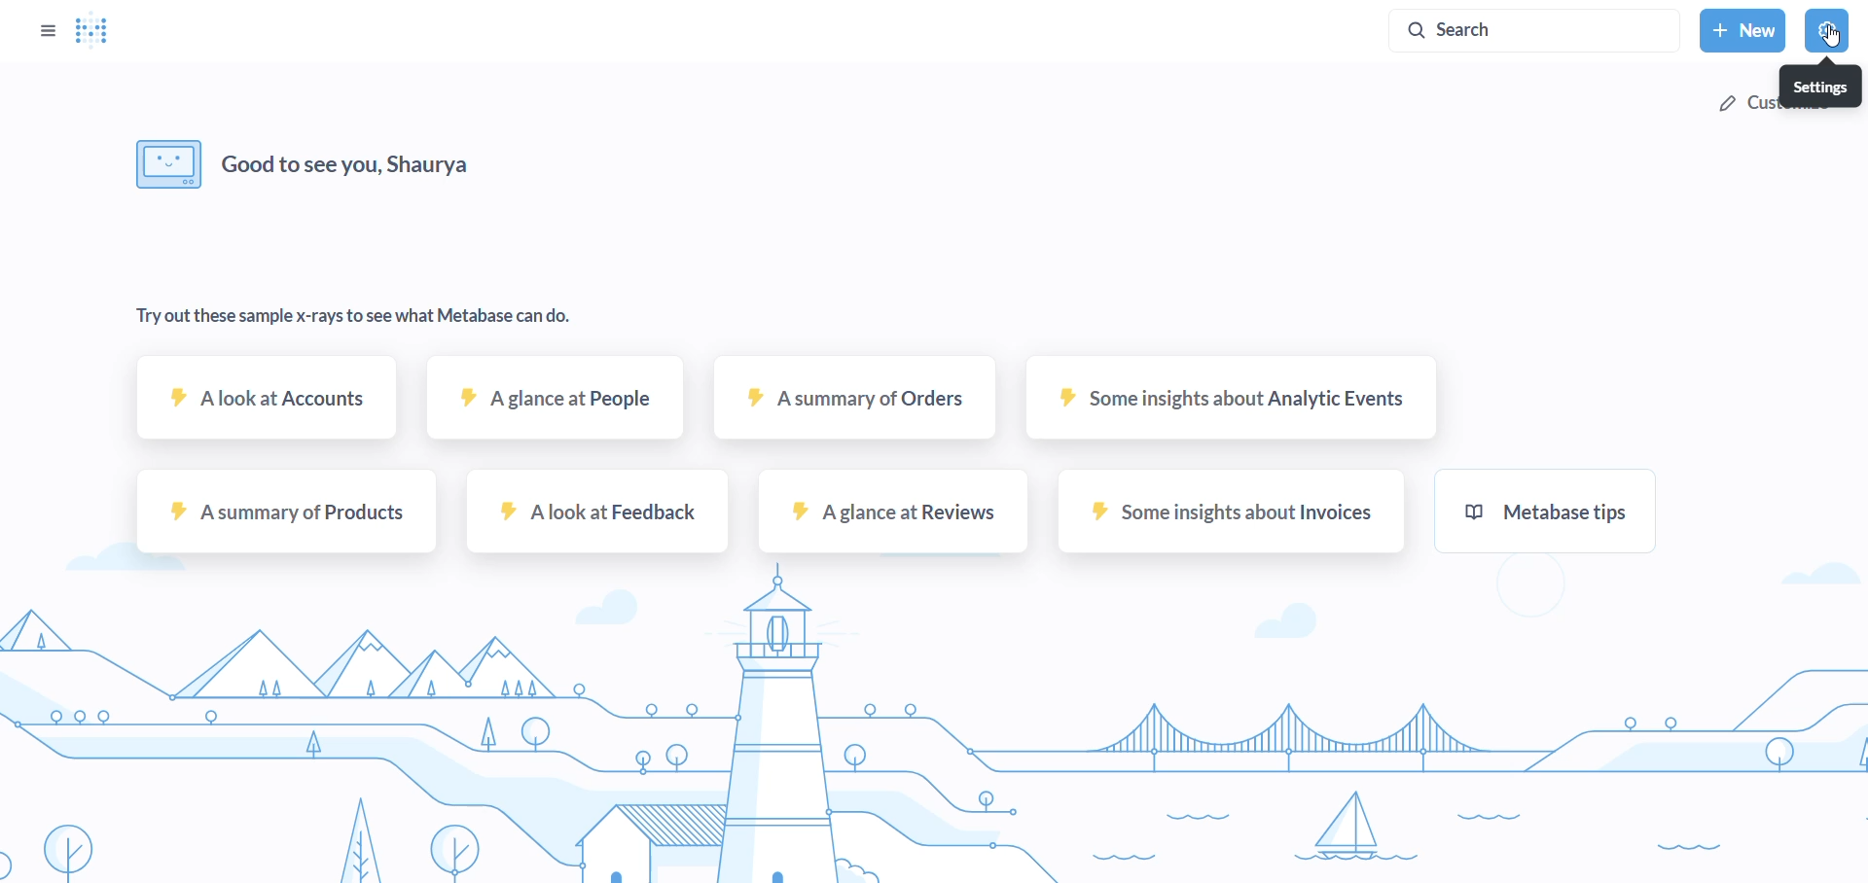 The image size is (1868, 883). Describe the element at coordinates (1742, 29) in the screenshot. I see `new ` at that location.